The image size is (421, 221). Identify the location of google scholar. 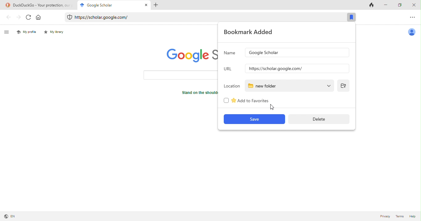
(297, 52).